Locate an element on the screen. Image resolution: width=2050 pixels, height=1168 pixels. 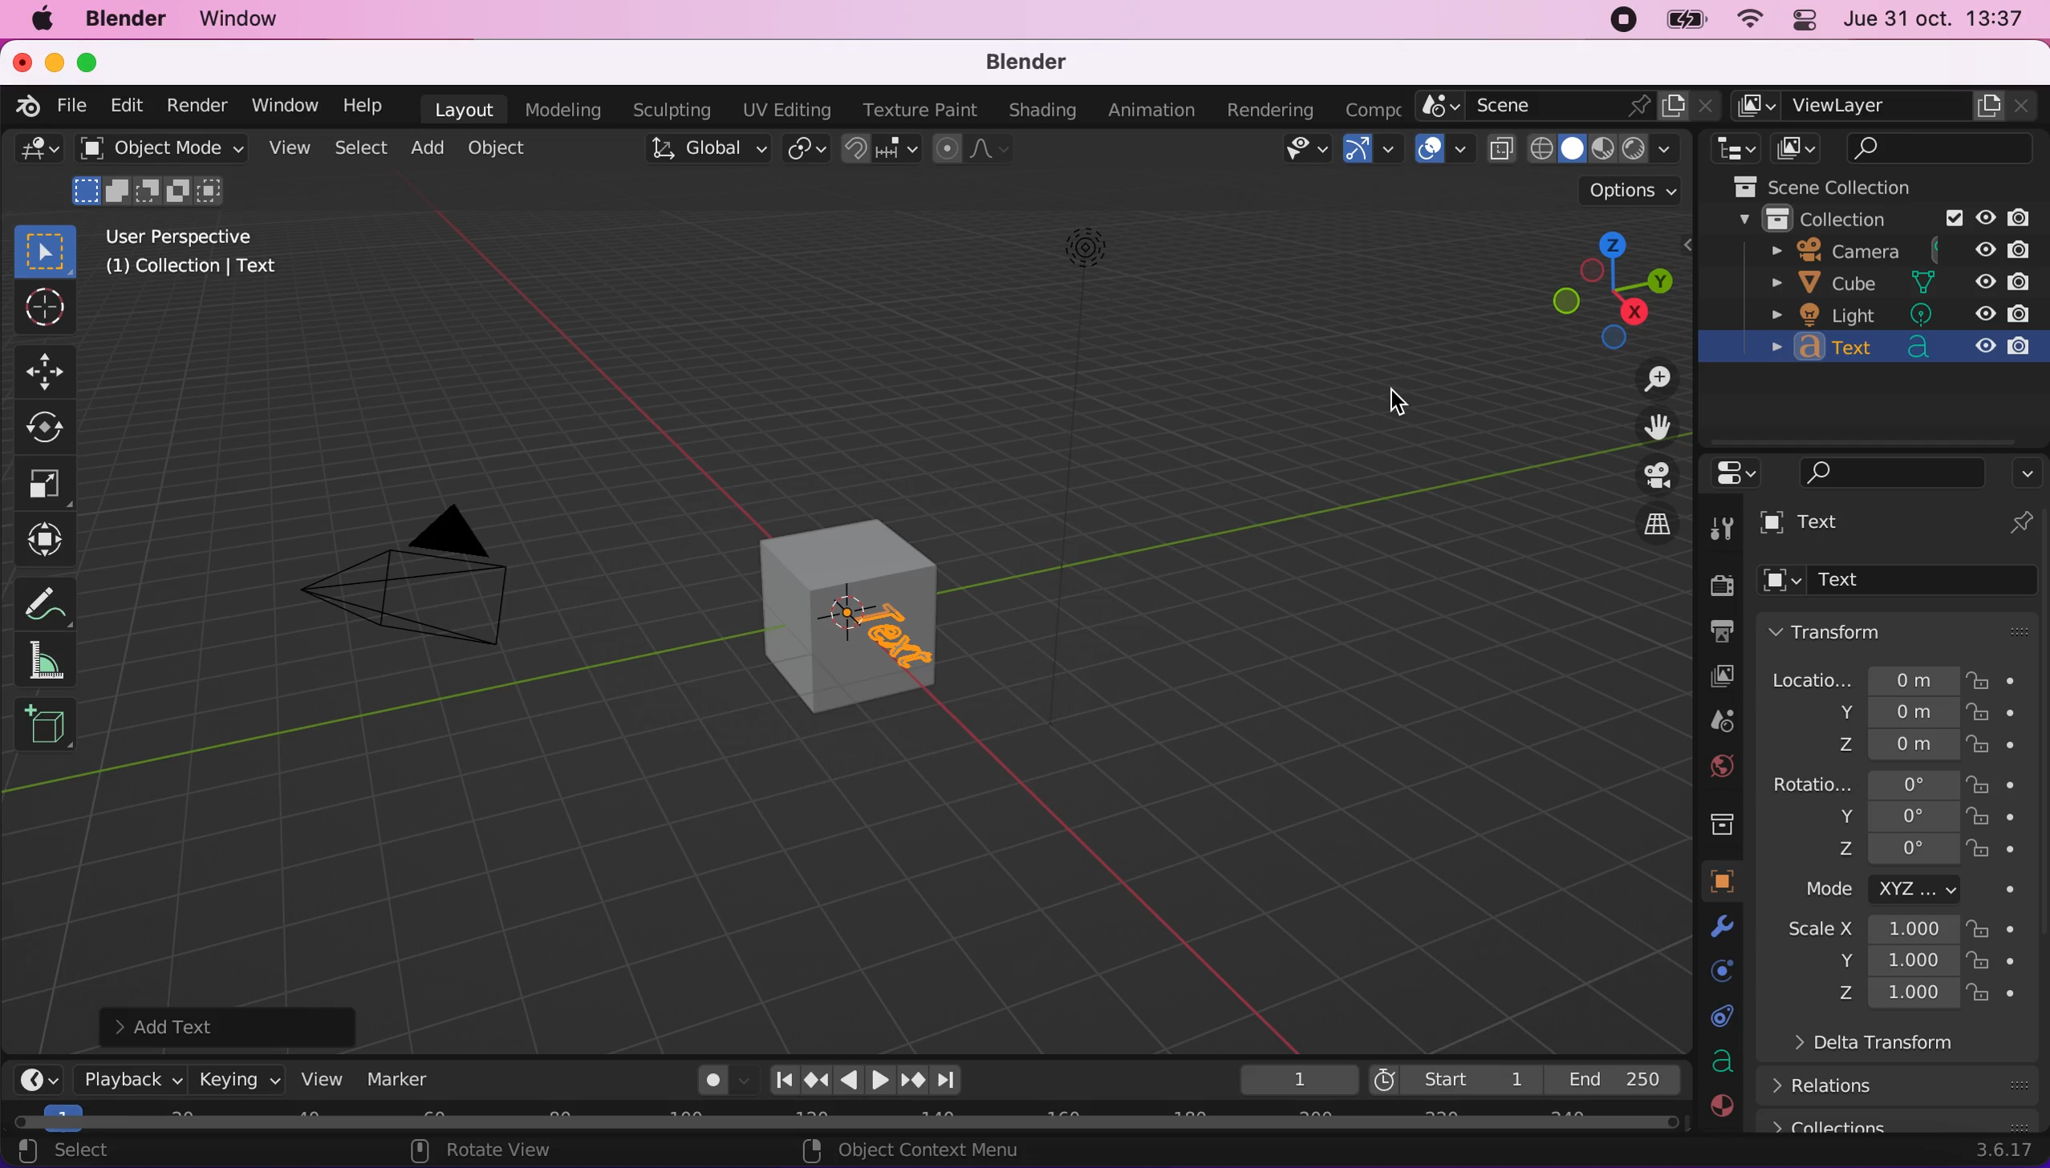
select is located at coordinates (62, 1152).